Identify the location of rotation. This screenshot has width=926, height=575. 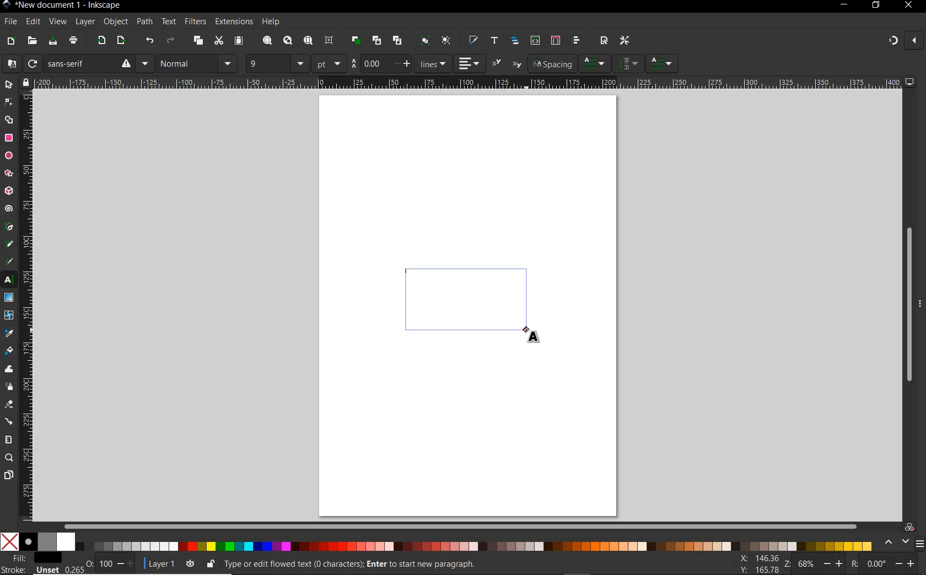
(853, 563).